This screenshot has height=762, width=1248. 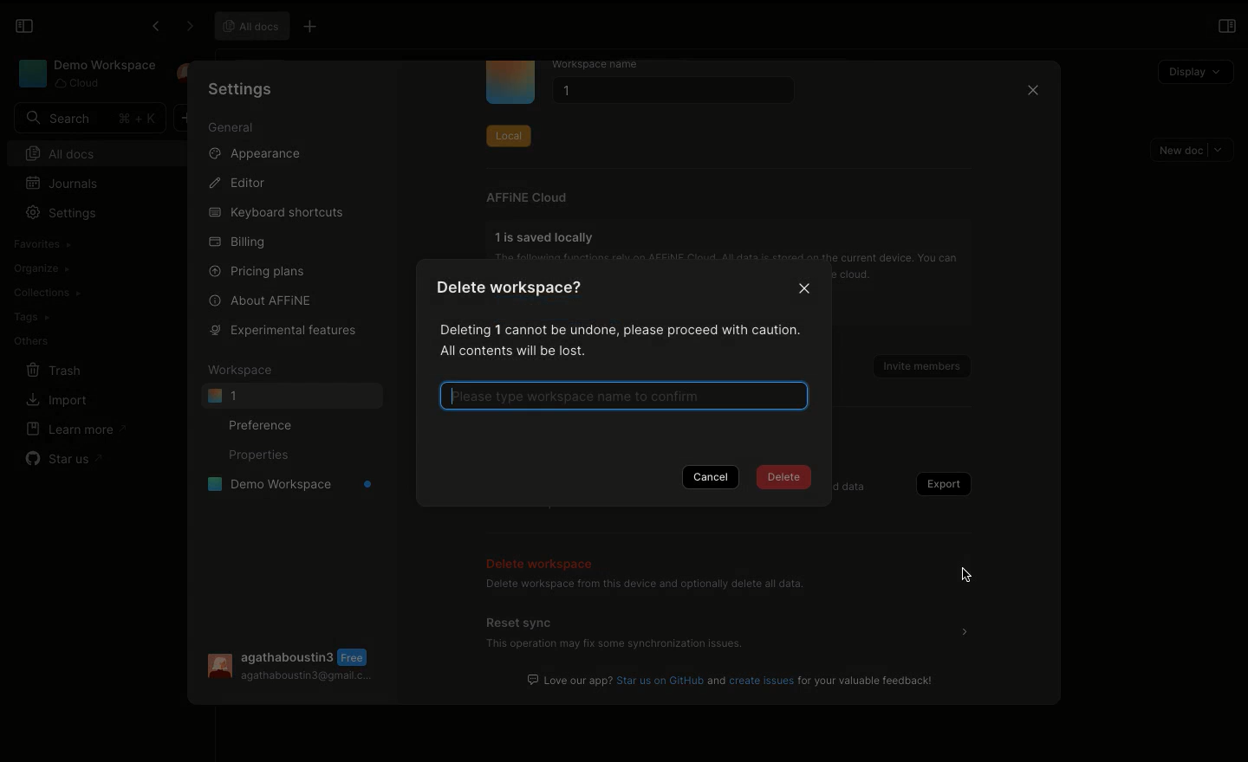 What do you see at coordinates (609, 65) in the screenshot?
I see `Workspace name` at bounding box center [609, 65].